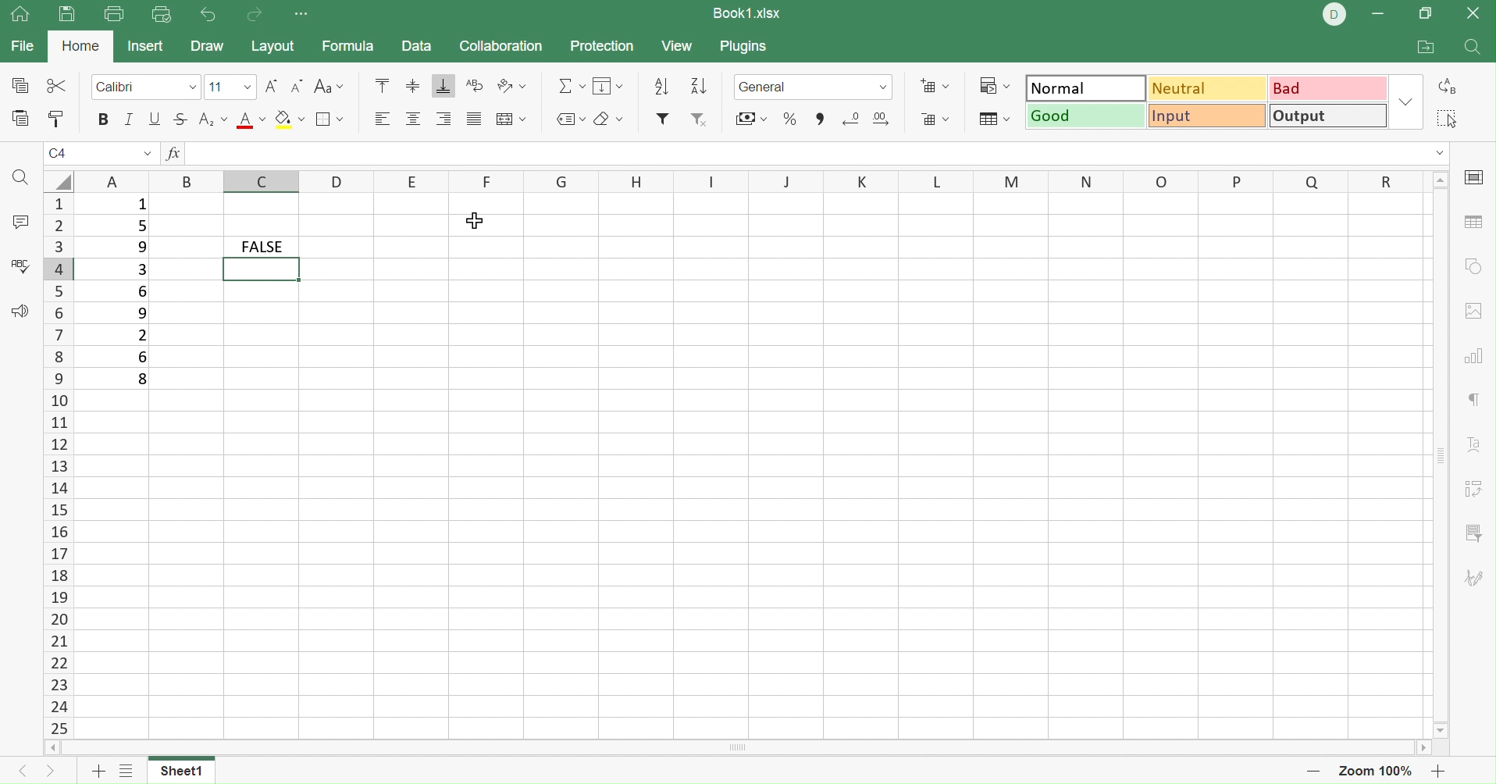  I want to click on Layout, so click(272, 47).